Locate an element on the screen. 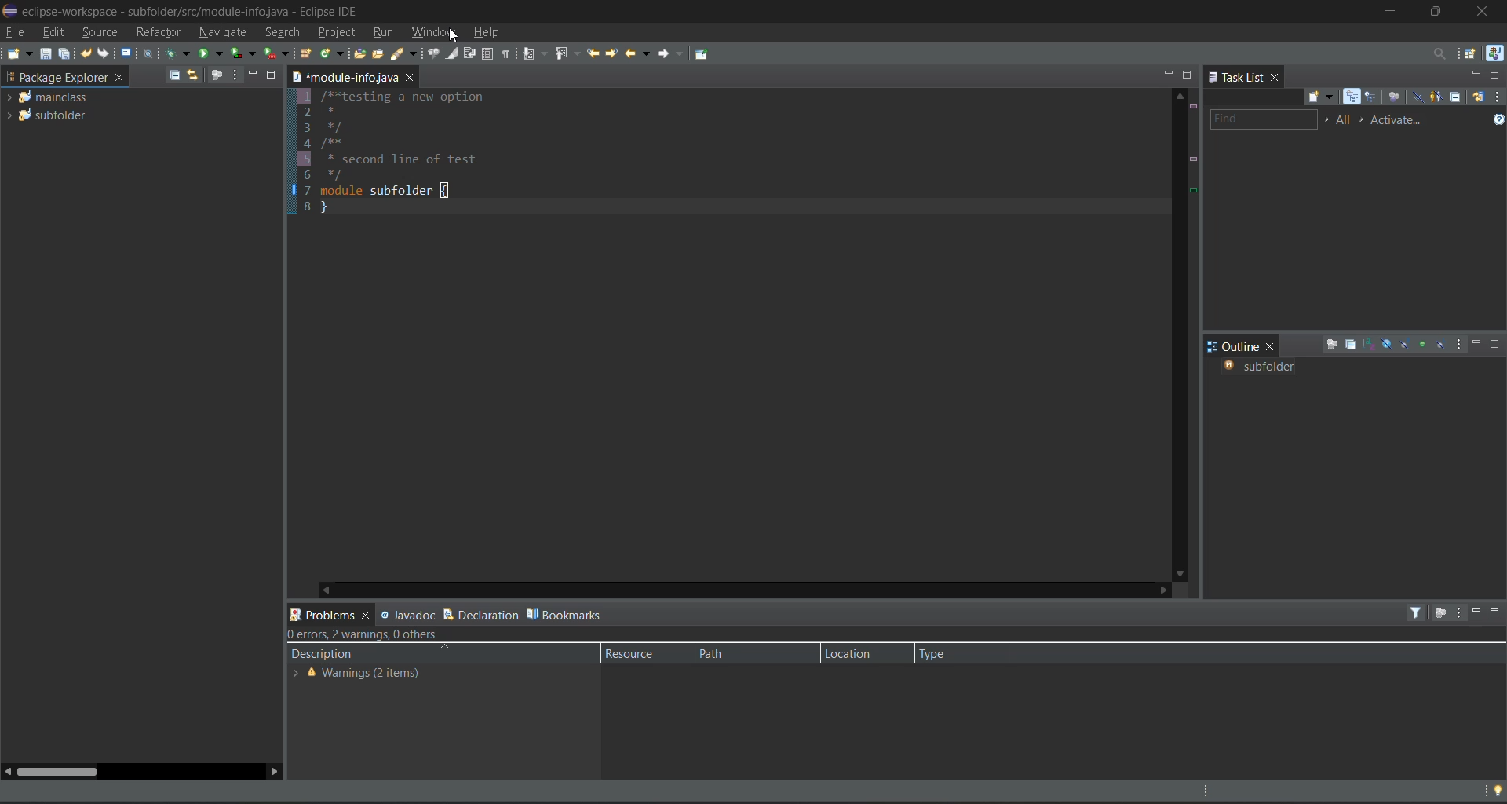 Image resolution: width=1507 pixels, height=804 pixels. access commands and other items is located at coordinates (1439, 54).